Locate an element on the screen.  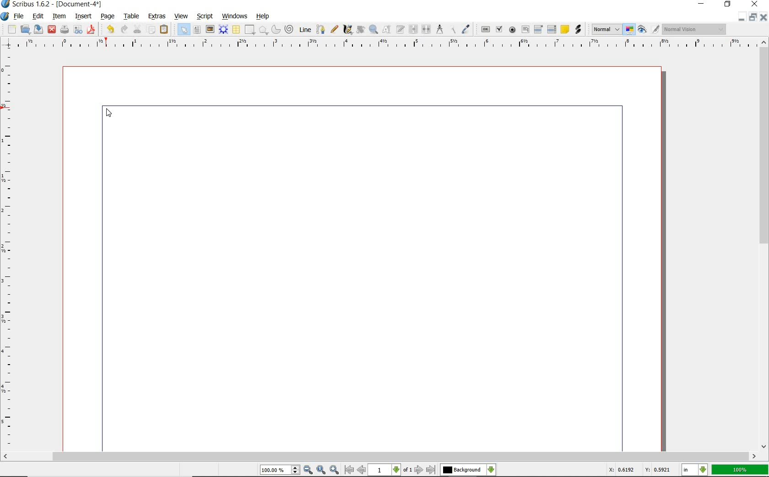
page is located at coordinates (108, 17).